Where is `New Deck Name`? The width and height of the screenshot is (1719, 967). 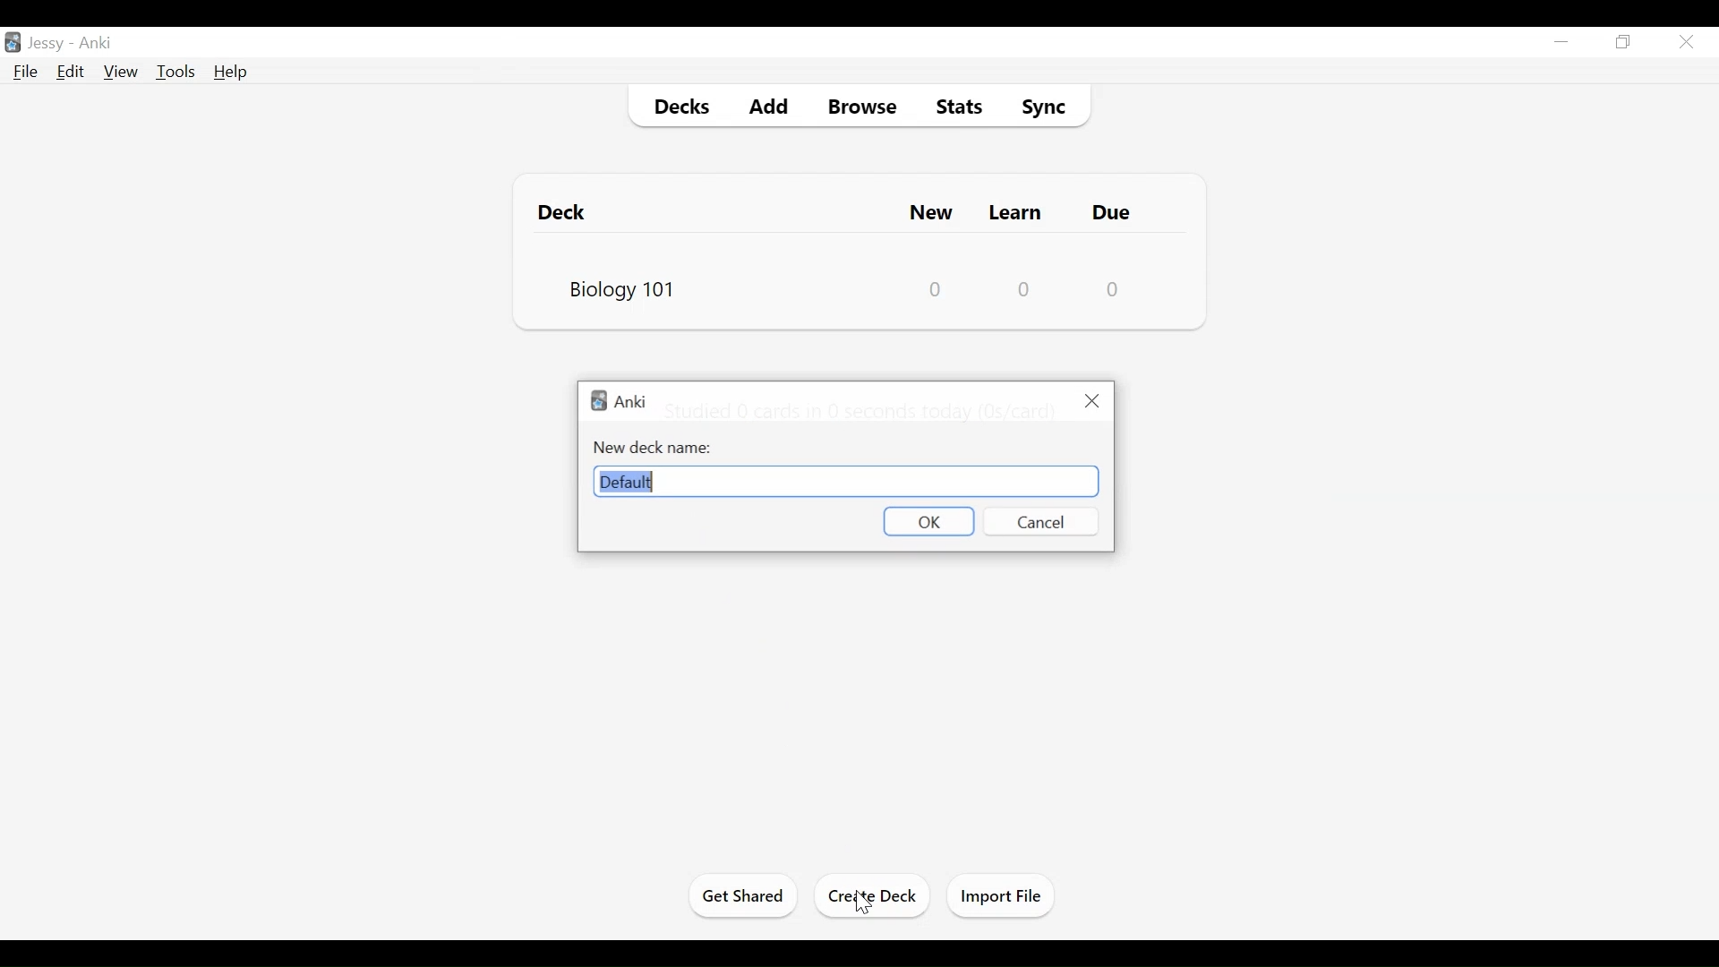
New Deck Name is located at coordinates (651, 448).